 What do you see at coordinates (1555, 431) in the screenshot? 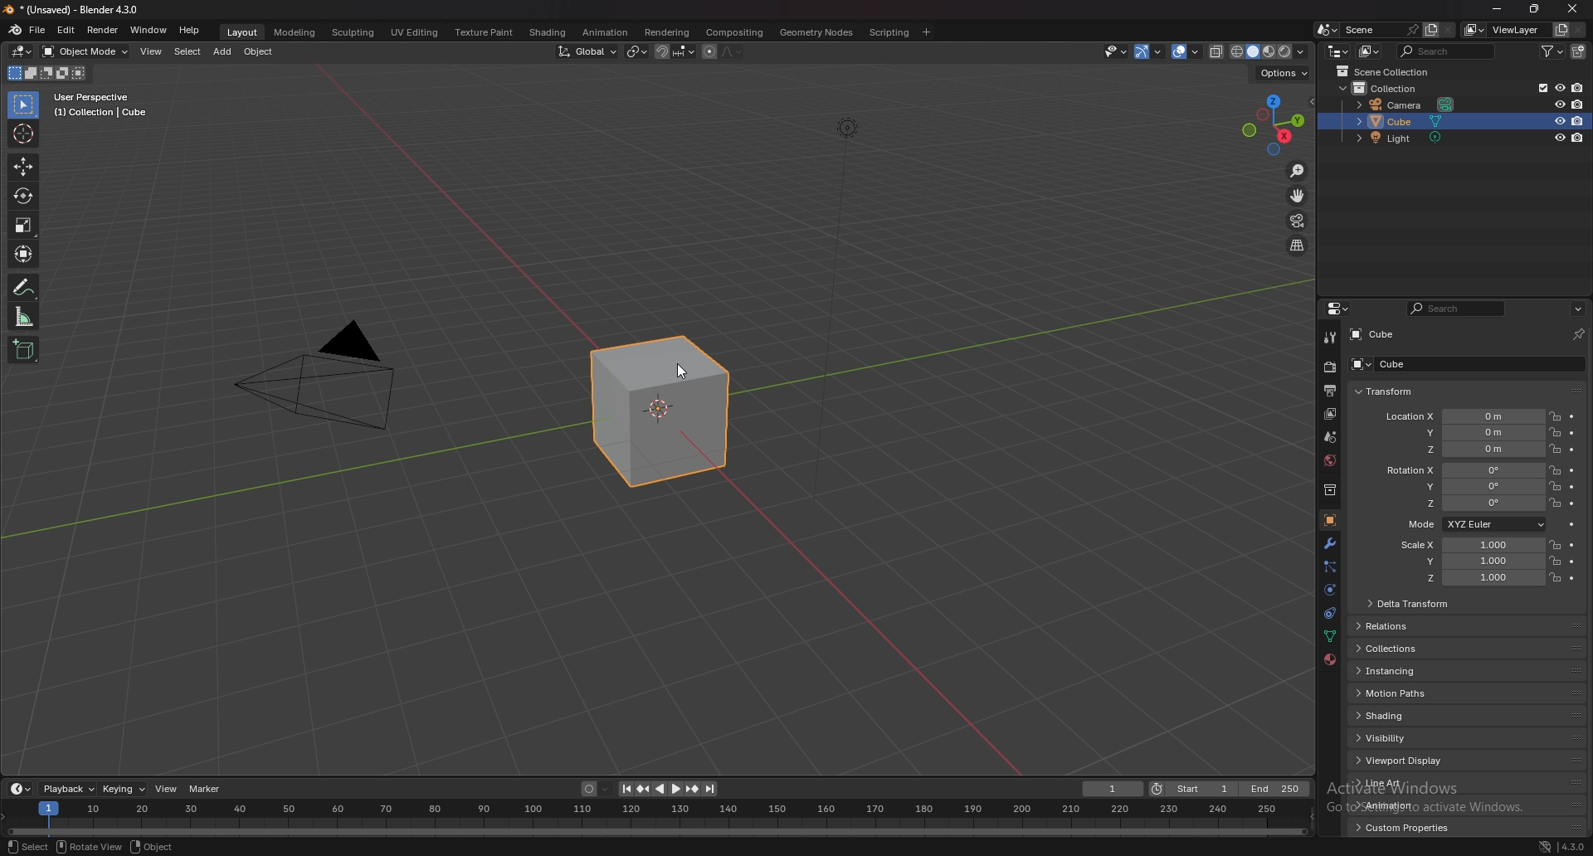
I see `lock` at bounding box center [1555, 431].